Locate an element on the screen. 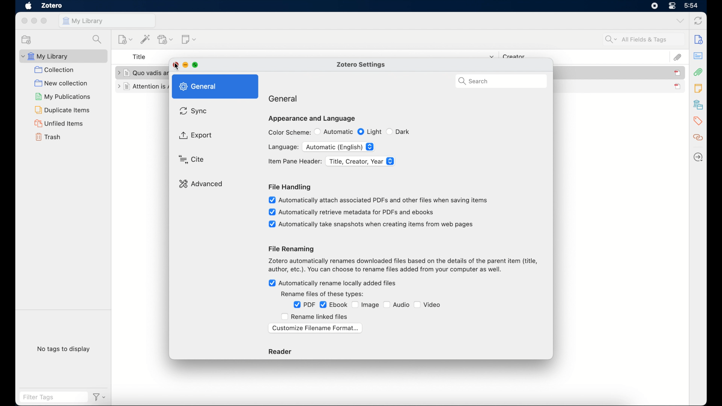 The image size is (722, 406). maximize is located at coordinates (196, 65).